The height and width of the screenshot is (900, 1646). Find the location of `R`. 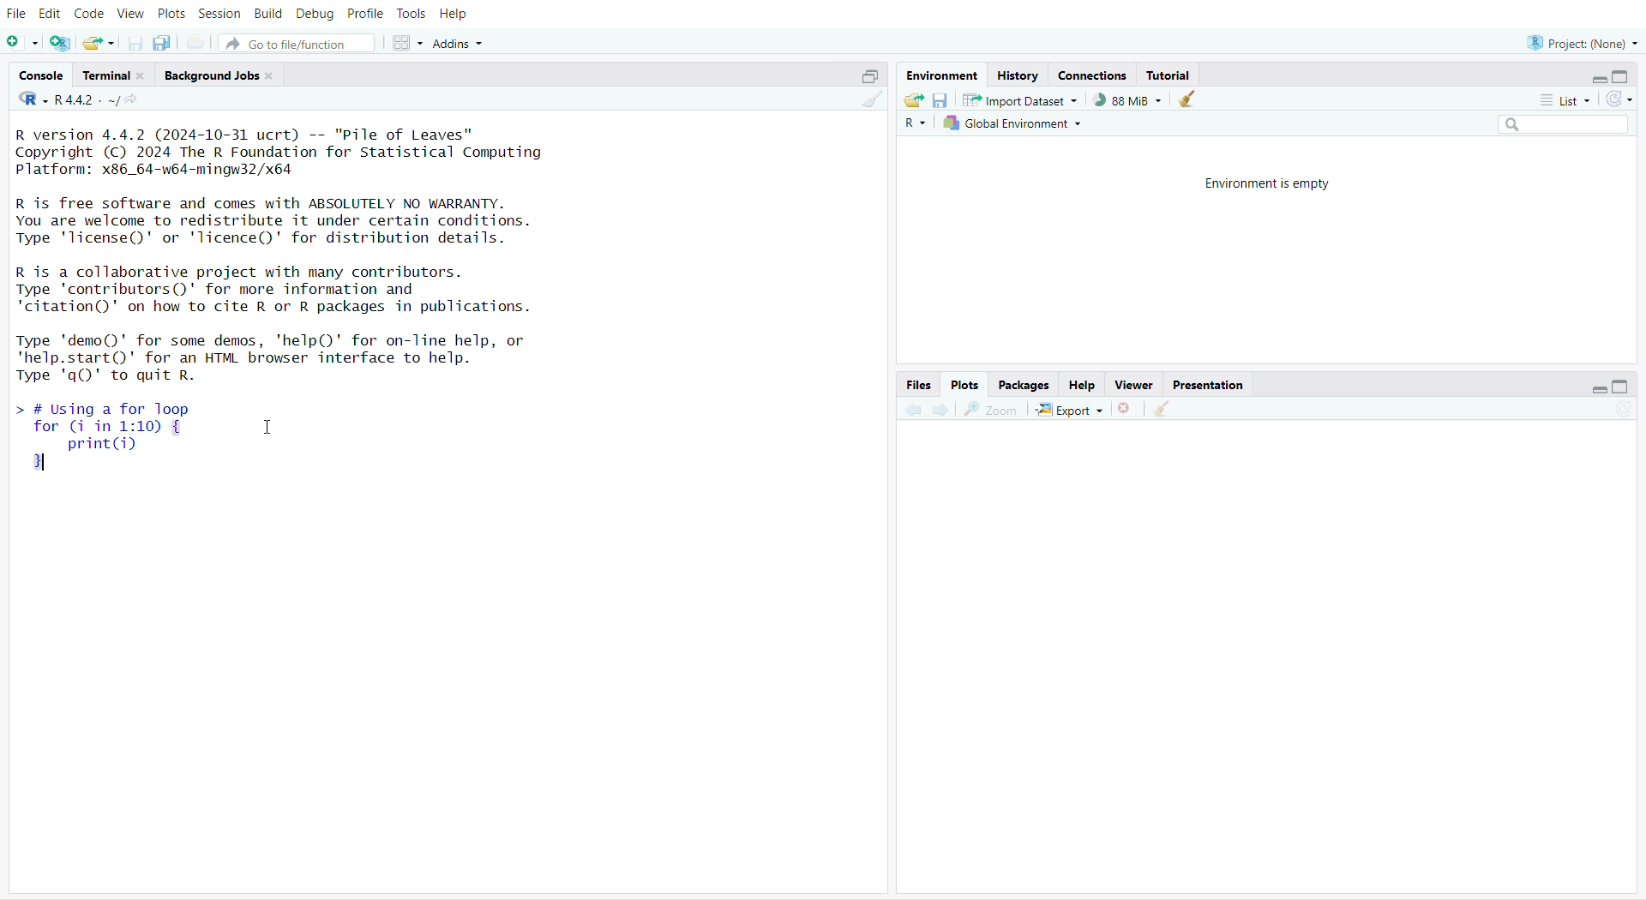

R is located at coordinates (913, 125).